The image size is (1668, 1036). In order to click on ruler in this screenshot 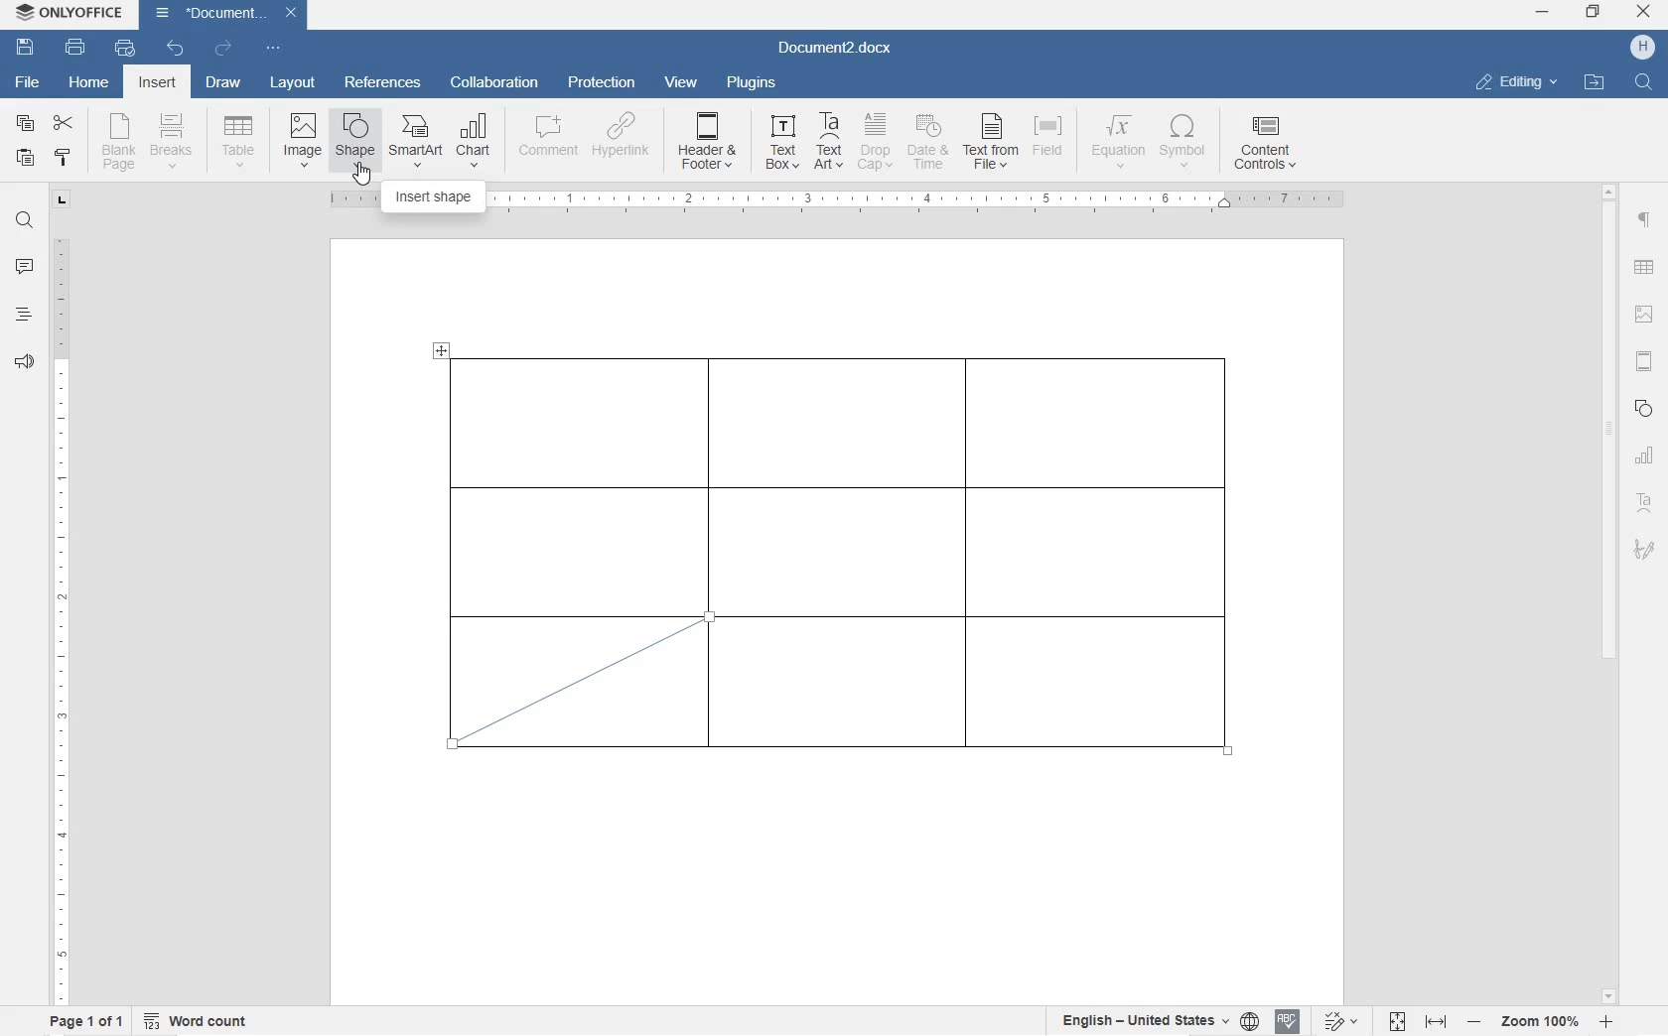, I will do `click(930, 202)`.